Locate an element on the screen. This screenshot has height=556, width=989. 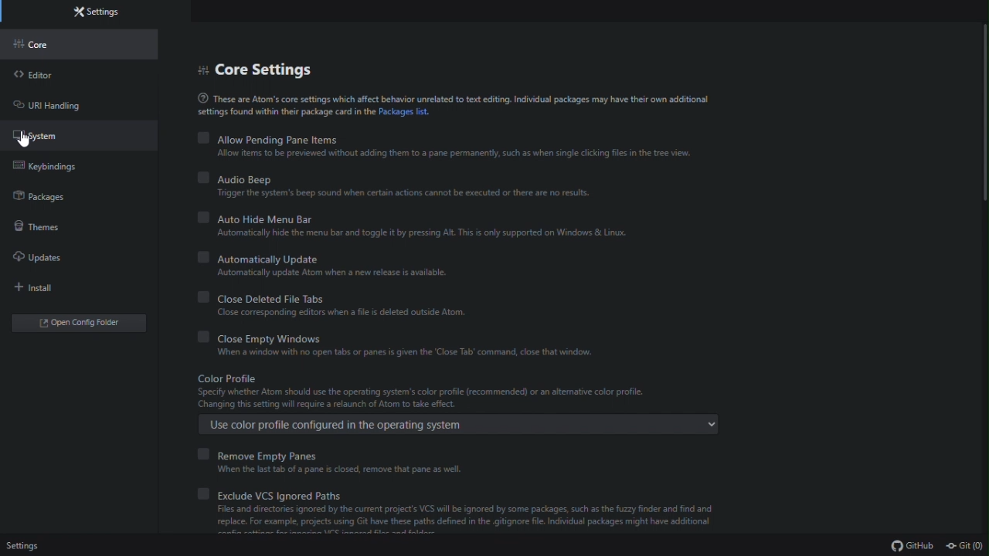
Key binding is located at coordinates (52, 169).